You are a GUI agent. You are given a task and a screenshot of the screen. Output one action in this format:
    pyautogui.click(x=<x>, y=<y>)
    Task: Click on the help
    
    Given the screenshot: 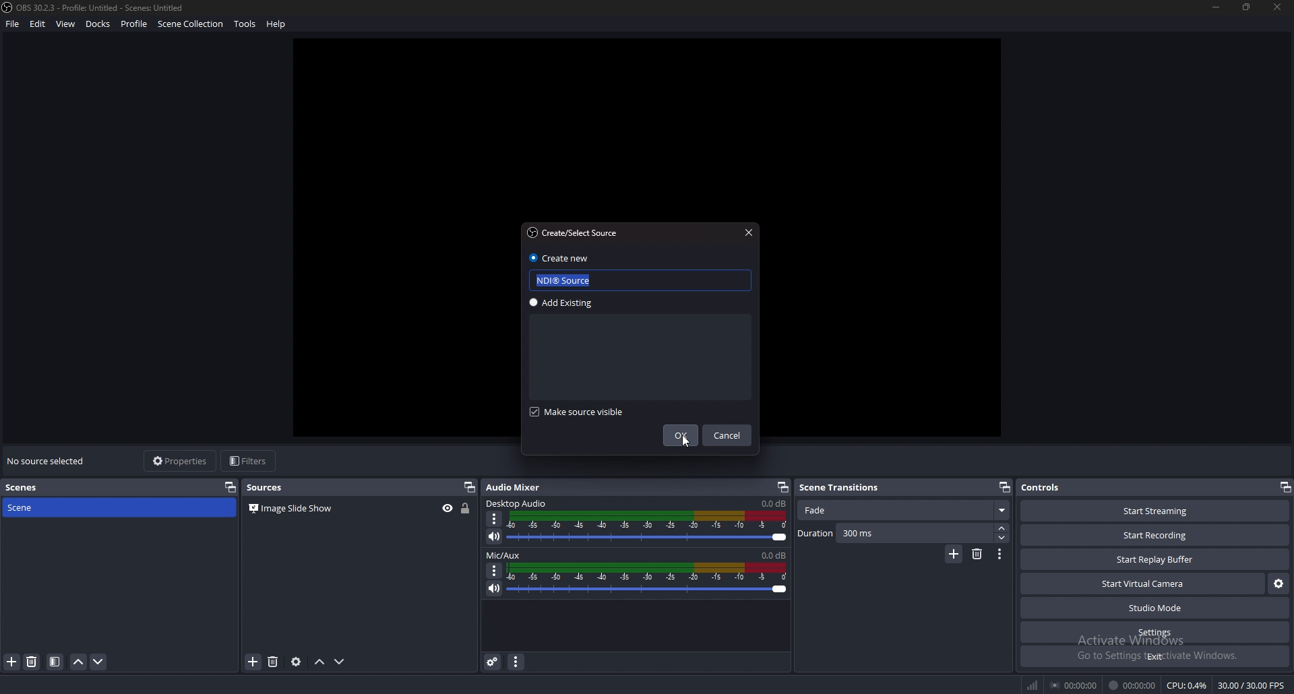 What is the action you would take?
    pyautogui.click(x=278, y=24)
    